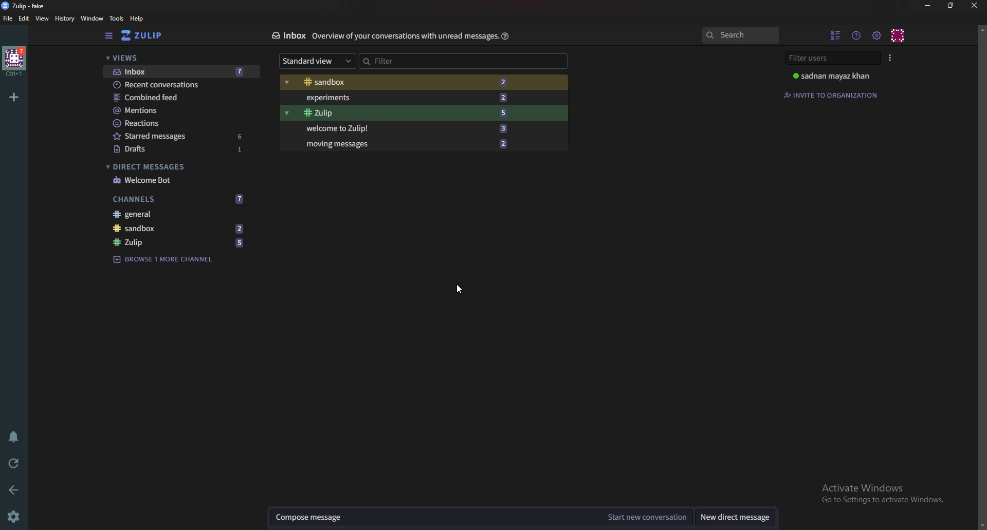 This screenshot has width=987, height=530. I want to click on Experiments 2, so click(404, 98).